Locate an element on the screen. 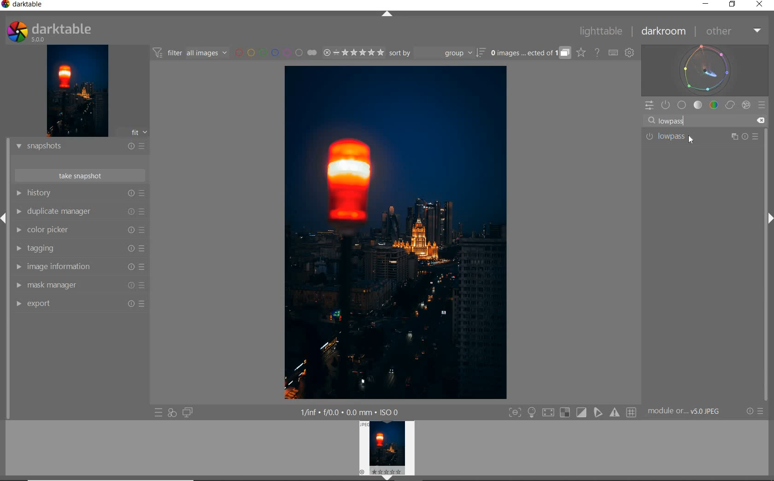 This screenshot has height=481, width=774. FILTER IMAGES BASED ON THEIR MODULE ORDER is located at coordinates (191, 53).